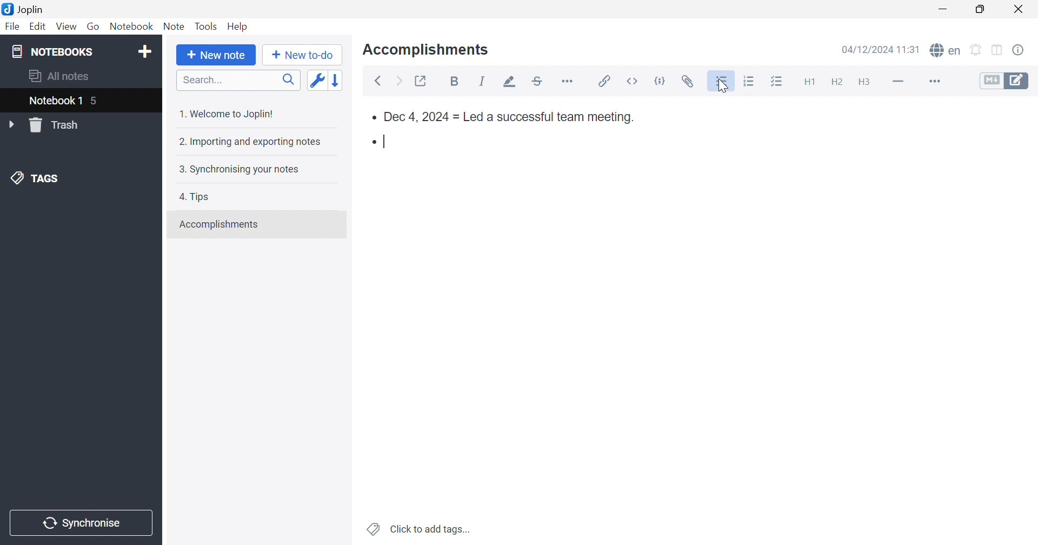 Image resolution: width=1038 pixels, height=545 pixels. What do you see at coordinates (689, 81) in the screenshot?
I see `Attach file` at bounding box center [689, 81].